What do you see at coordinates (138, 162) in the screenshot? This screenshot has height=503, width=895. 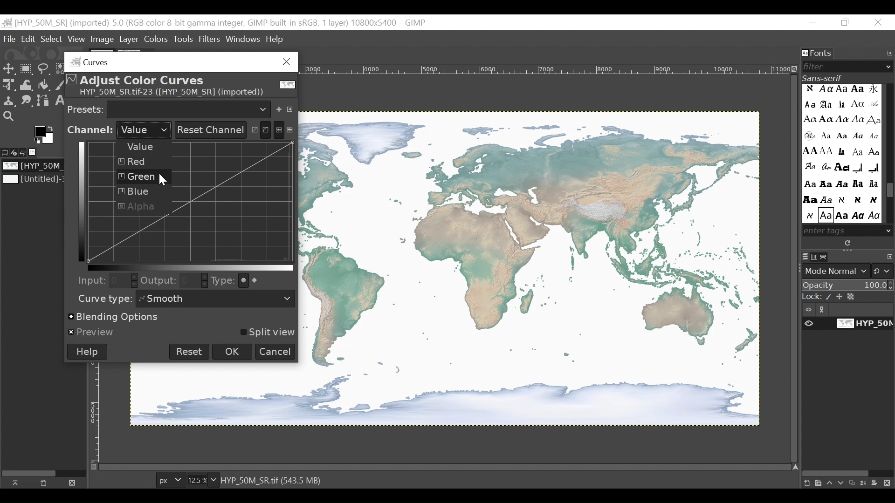 I see `Red` at bounding box center [138, 162].